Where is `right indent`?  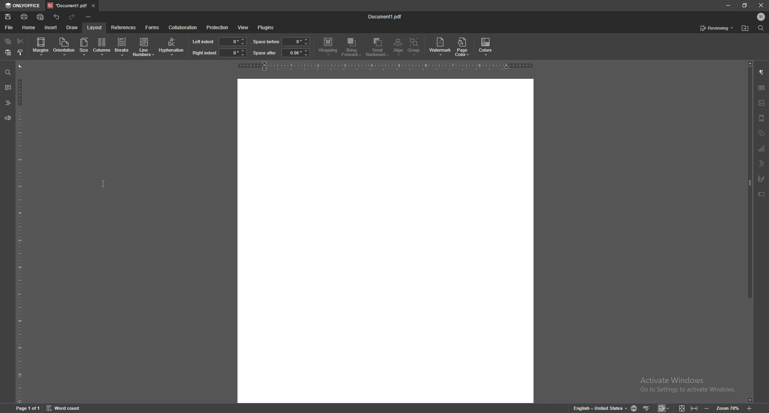
right indent is located at coordinates (204, 53).